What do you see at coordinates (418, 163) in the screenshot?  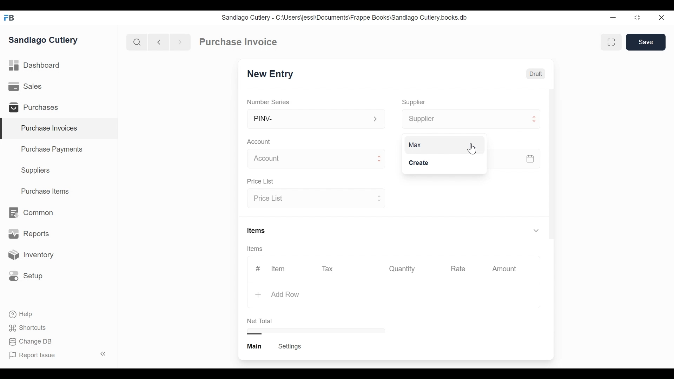 I see `Create` at bounding box center [418, 163].